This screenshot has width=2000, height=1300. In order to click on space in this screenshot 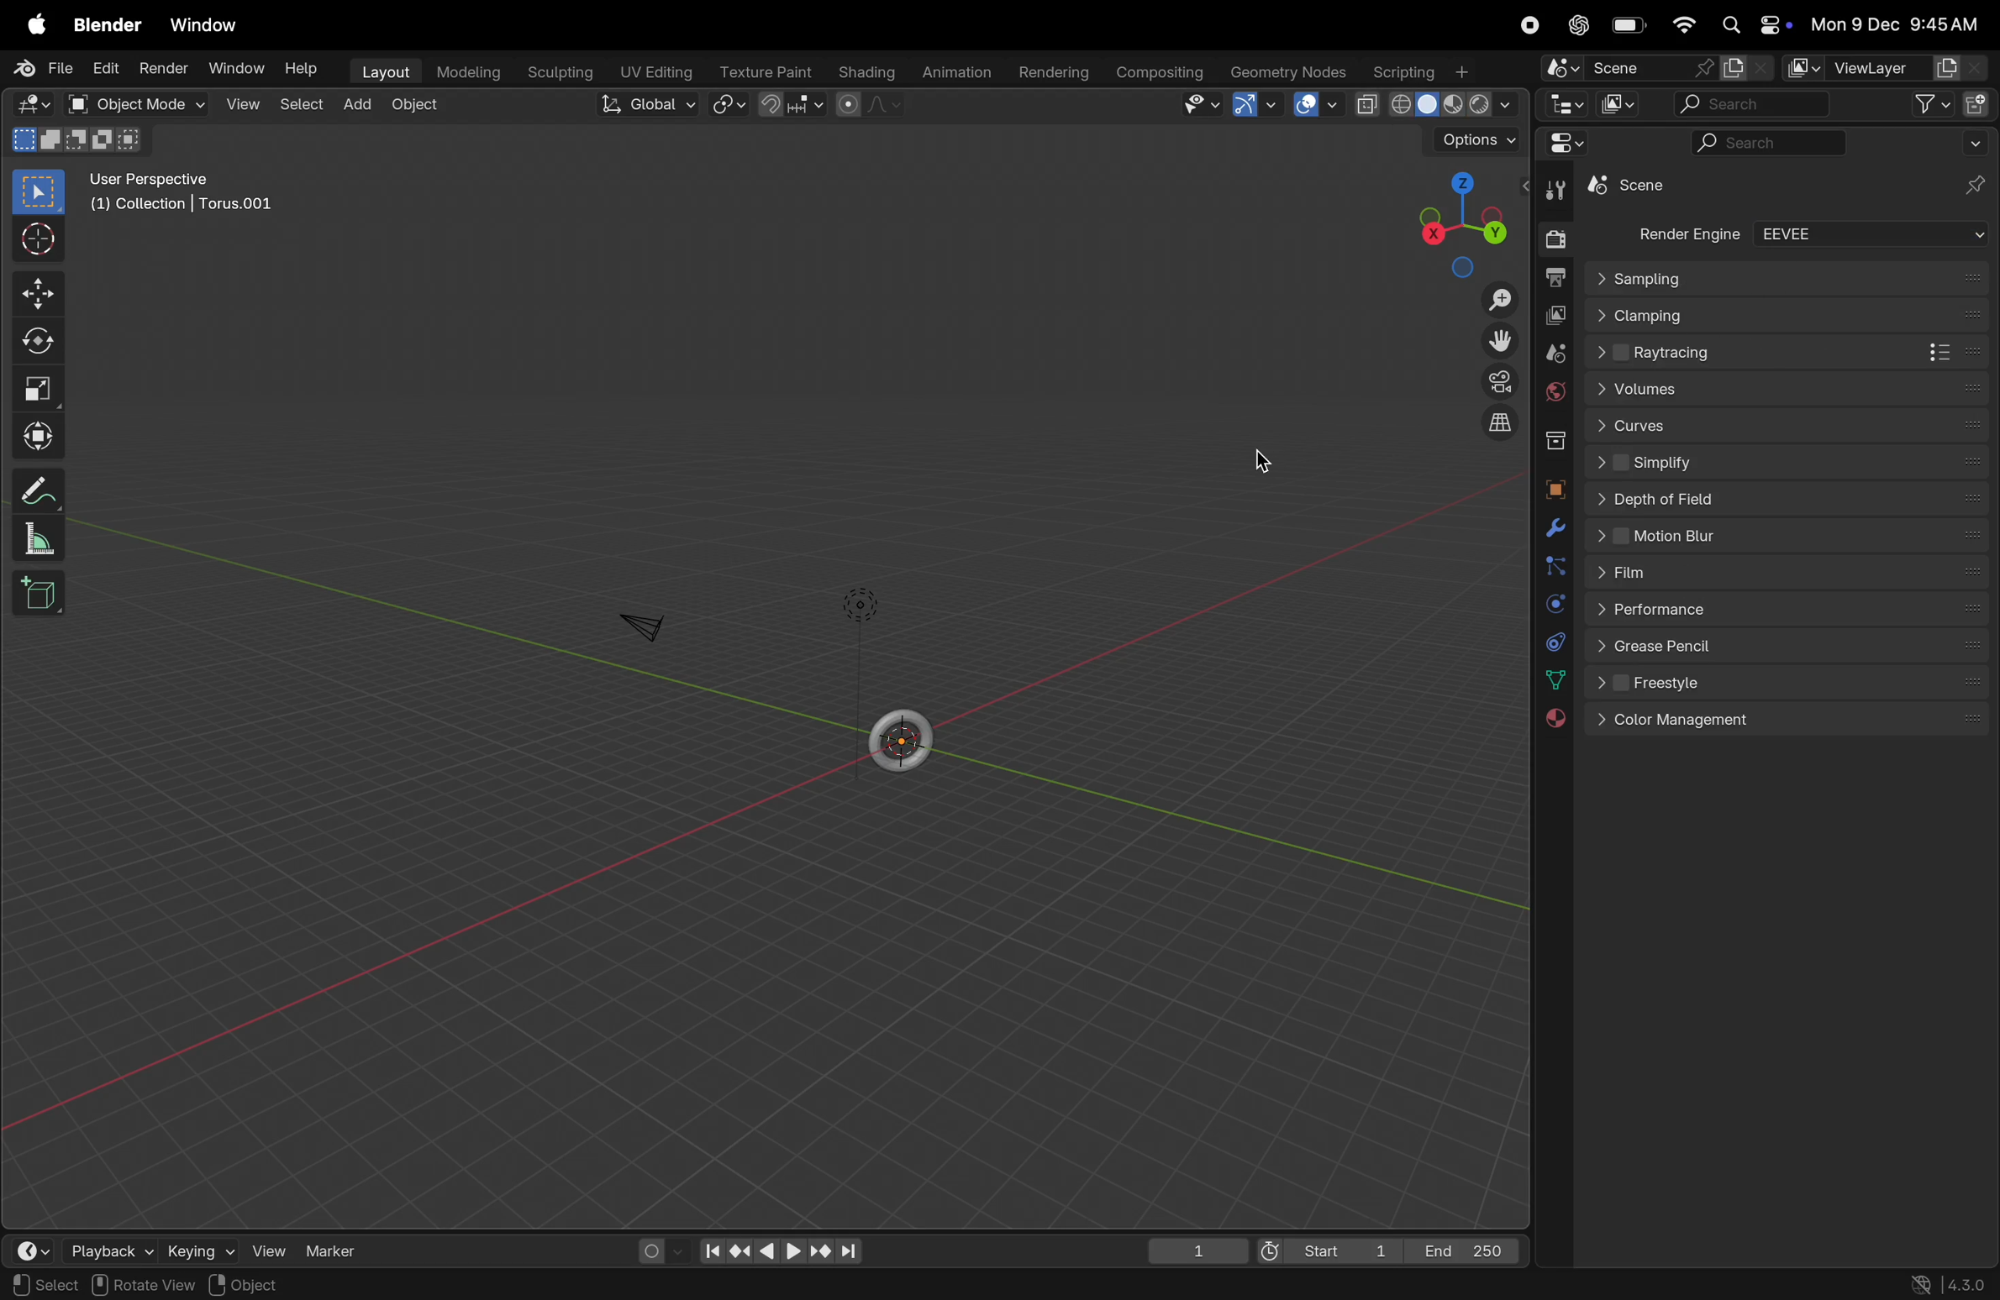, I will do `click(1316, 106)`.